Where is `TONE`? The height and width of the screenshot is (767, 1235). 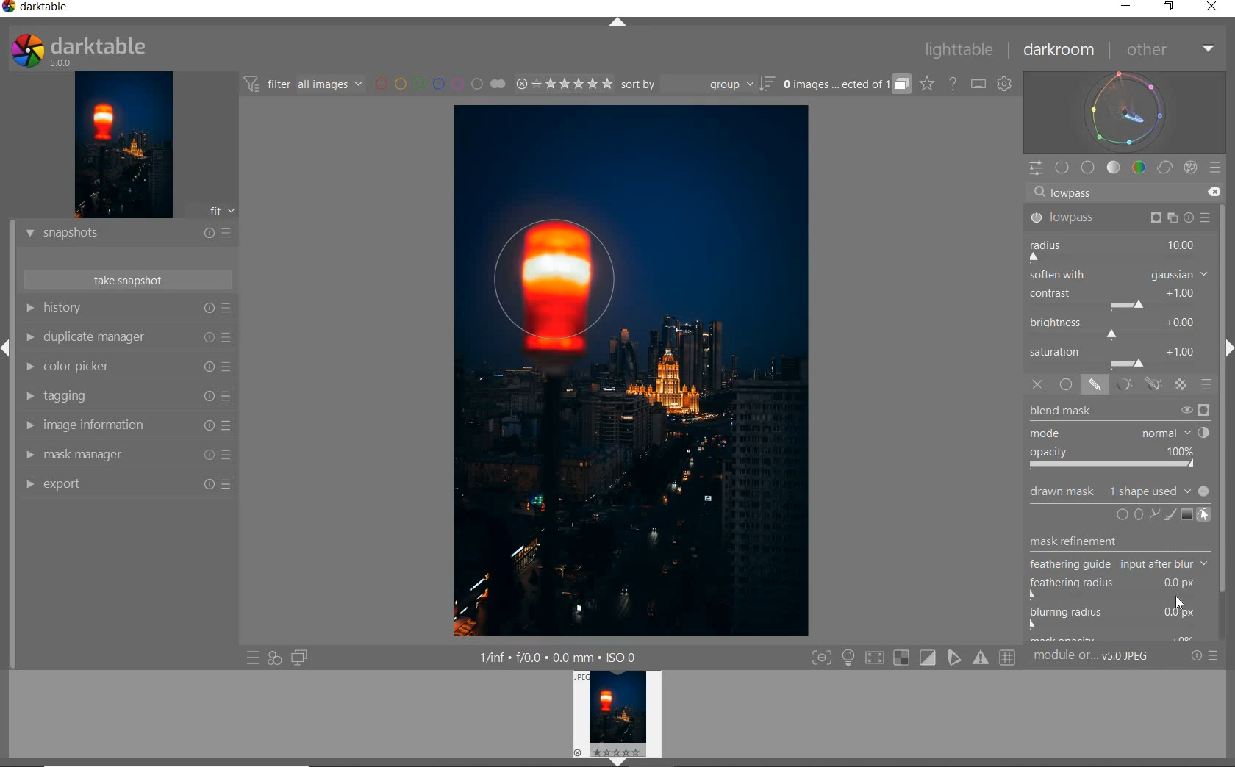
TONE is located at coordinates (1114, 168).